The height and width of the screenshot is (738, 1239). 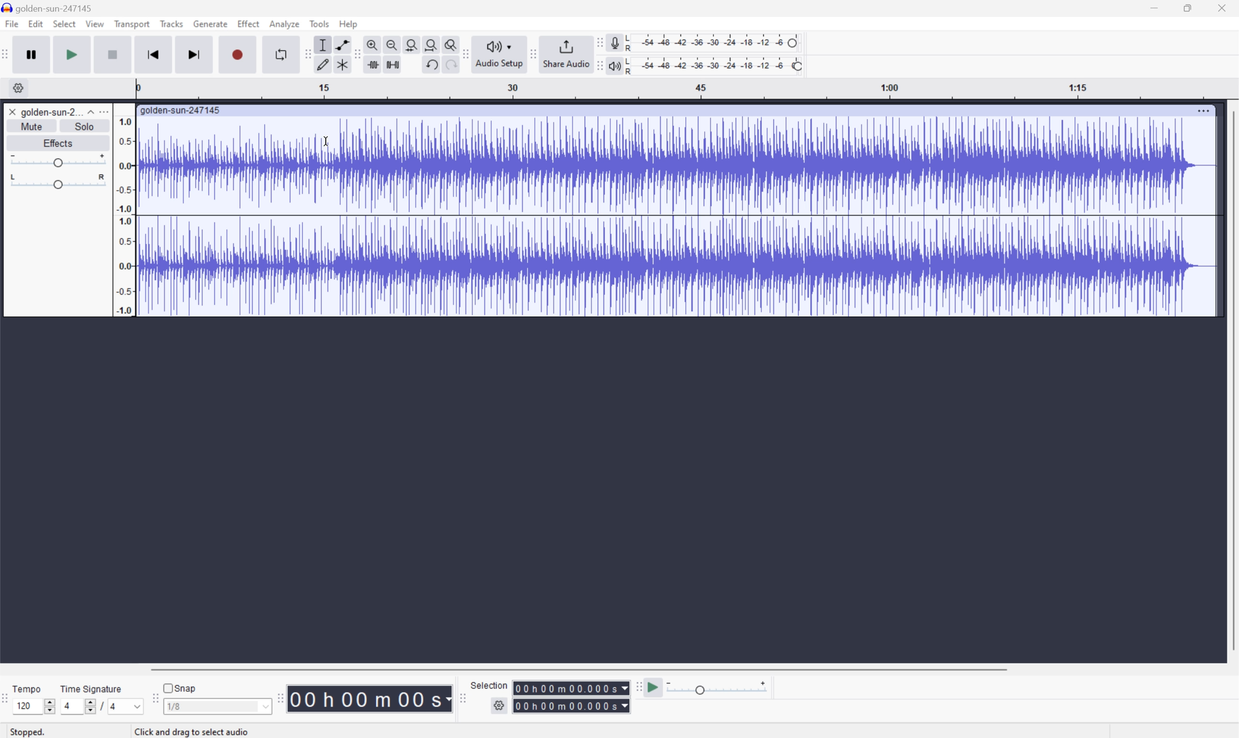 What do you see at coordinates (490, 685) in the screenshot?
I see `Selection` at bounding box center [490, 685].